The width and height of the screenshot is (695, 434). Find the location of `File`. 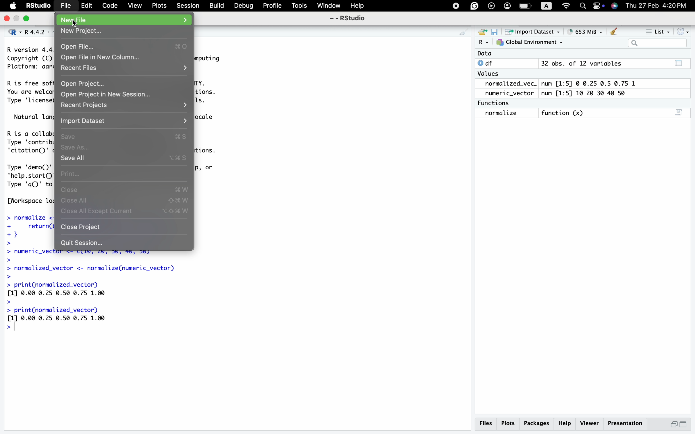

File is located at coordinates (67, 6).